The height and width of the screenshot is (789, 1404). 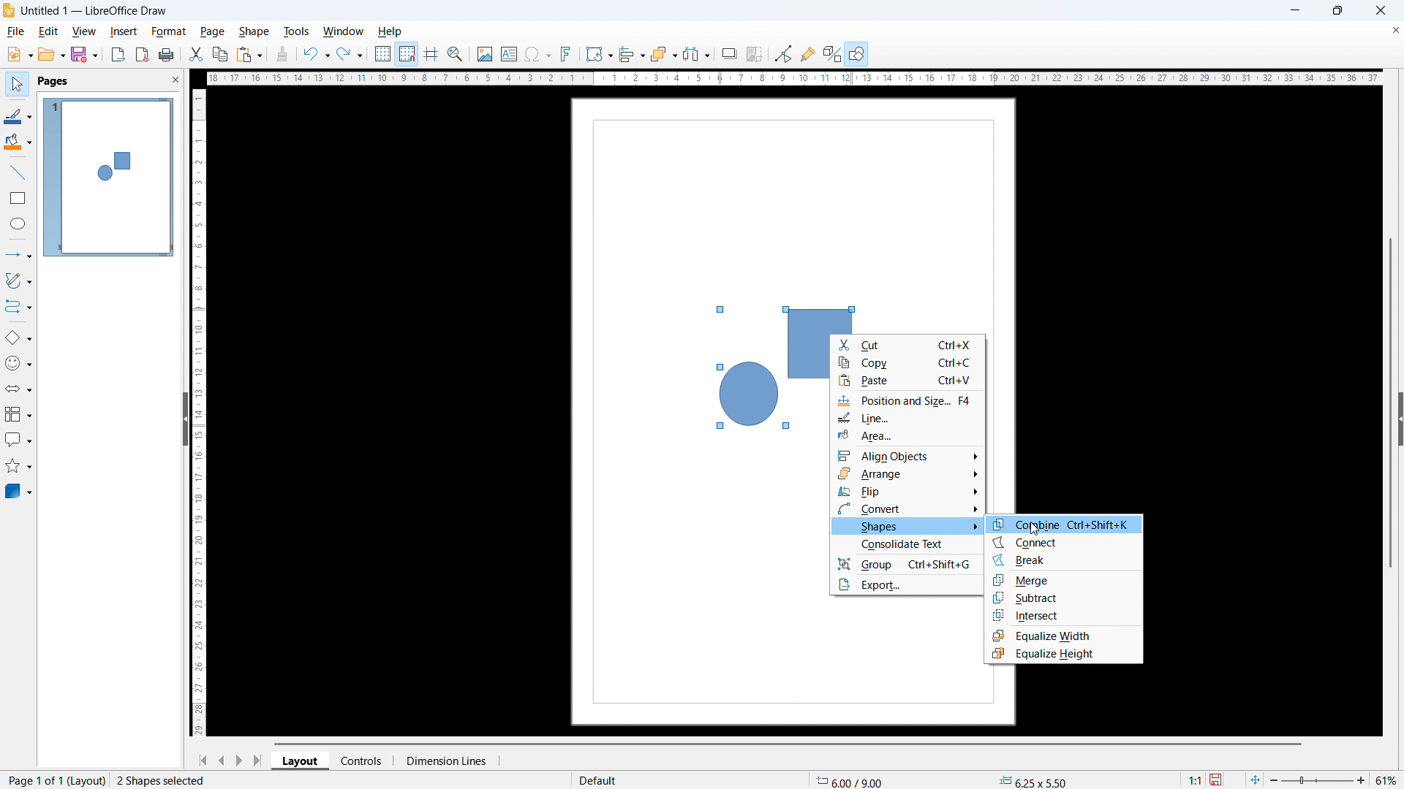 I want to click on background color, so click(x=20, y=142).